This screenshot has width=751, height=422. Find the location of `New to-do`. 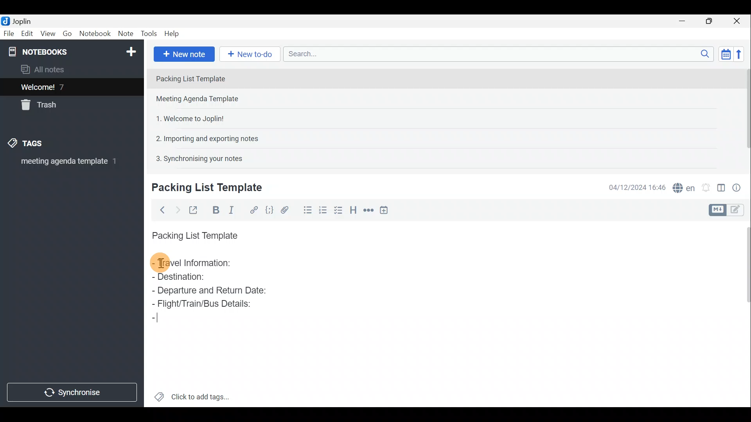

New to-do is located at coordinates (250, 54).